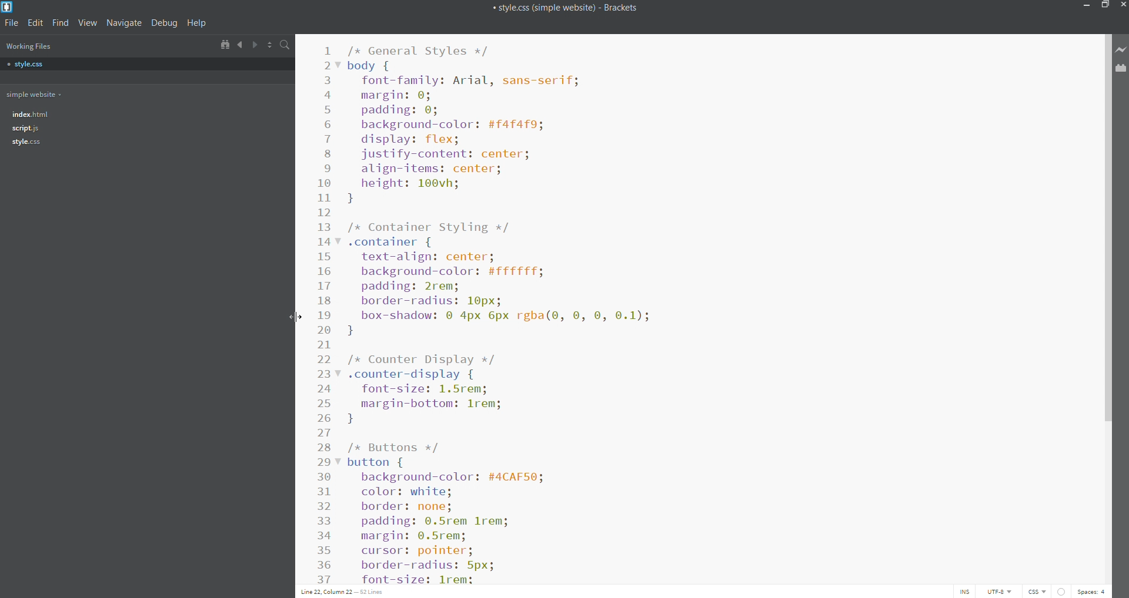 Image resolution: width=1129 pixels, height=598 pixels. What do you see at coordinates (1122, 7) in the screenshot?
I see `close` at bounding box center [1122, 7].